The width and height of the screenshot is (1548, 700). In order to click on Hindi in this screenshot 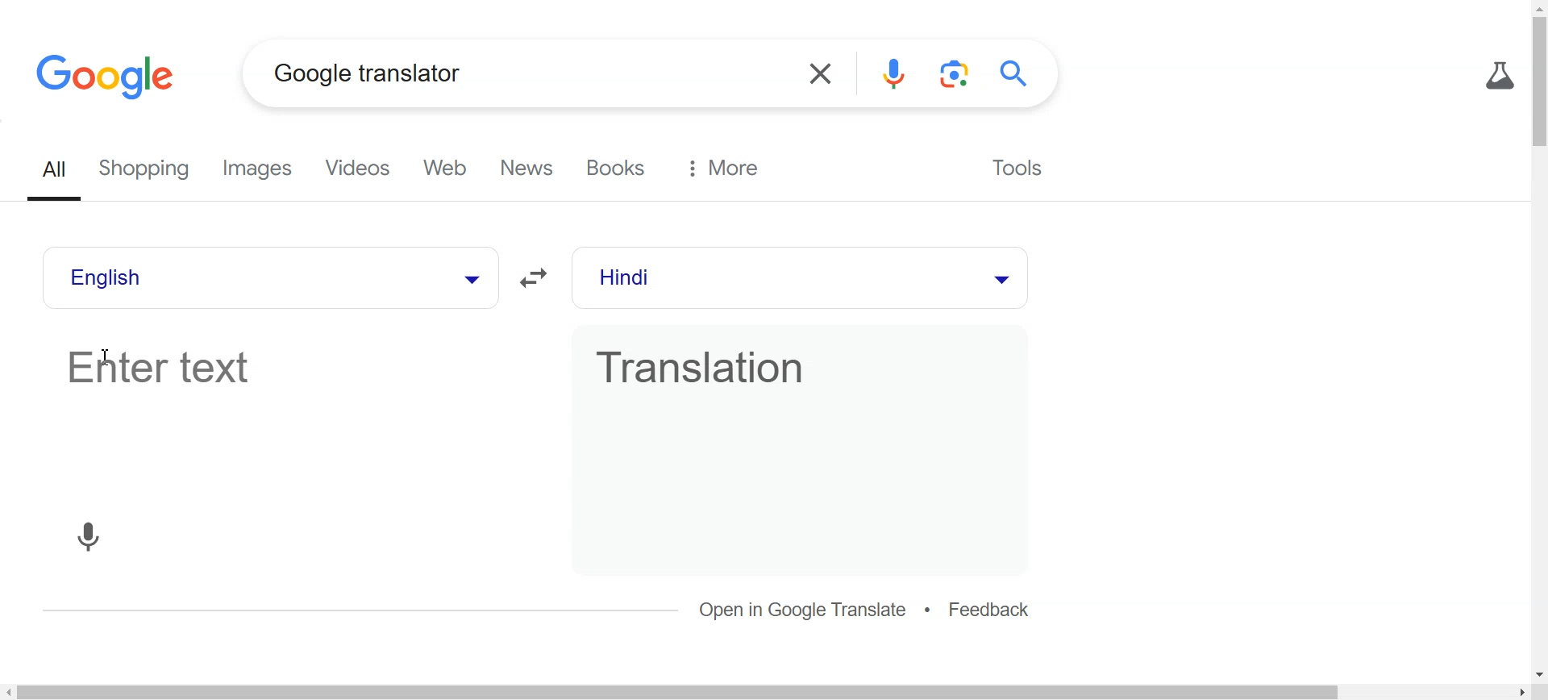, I will do `click(767, 278)`.